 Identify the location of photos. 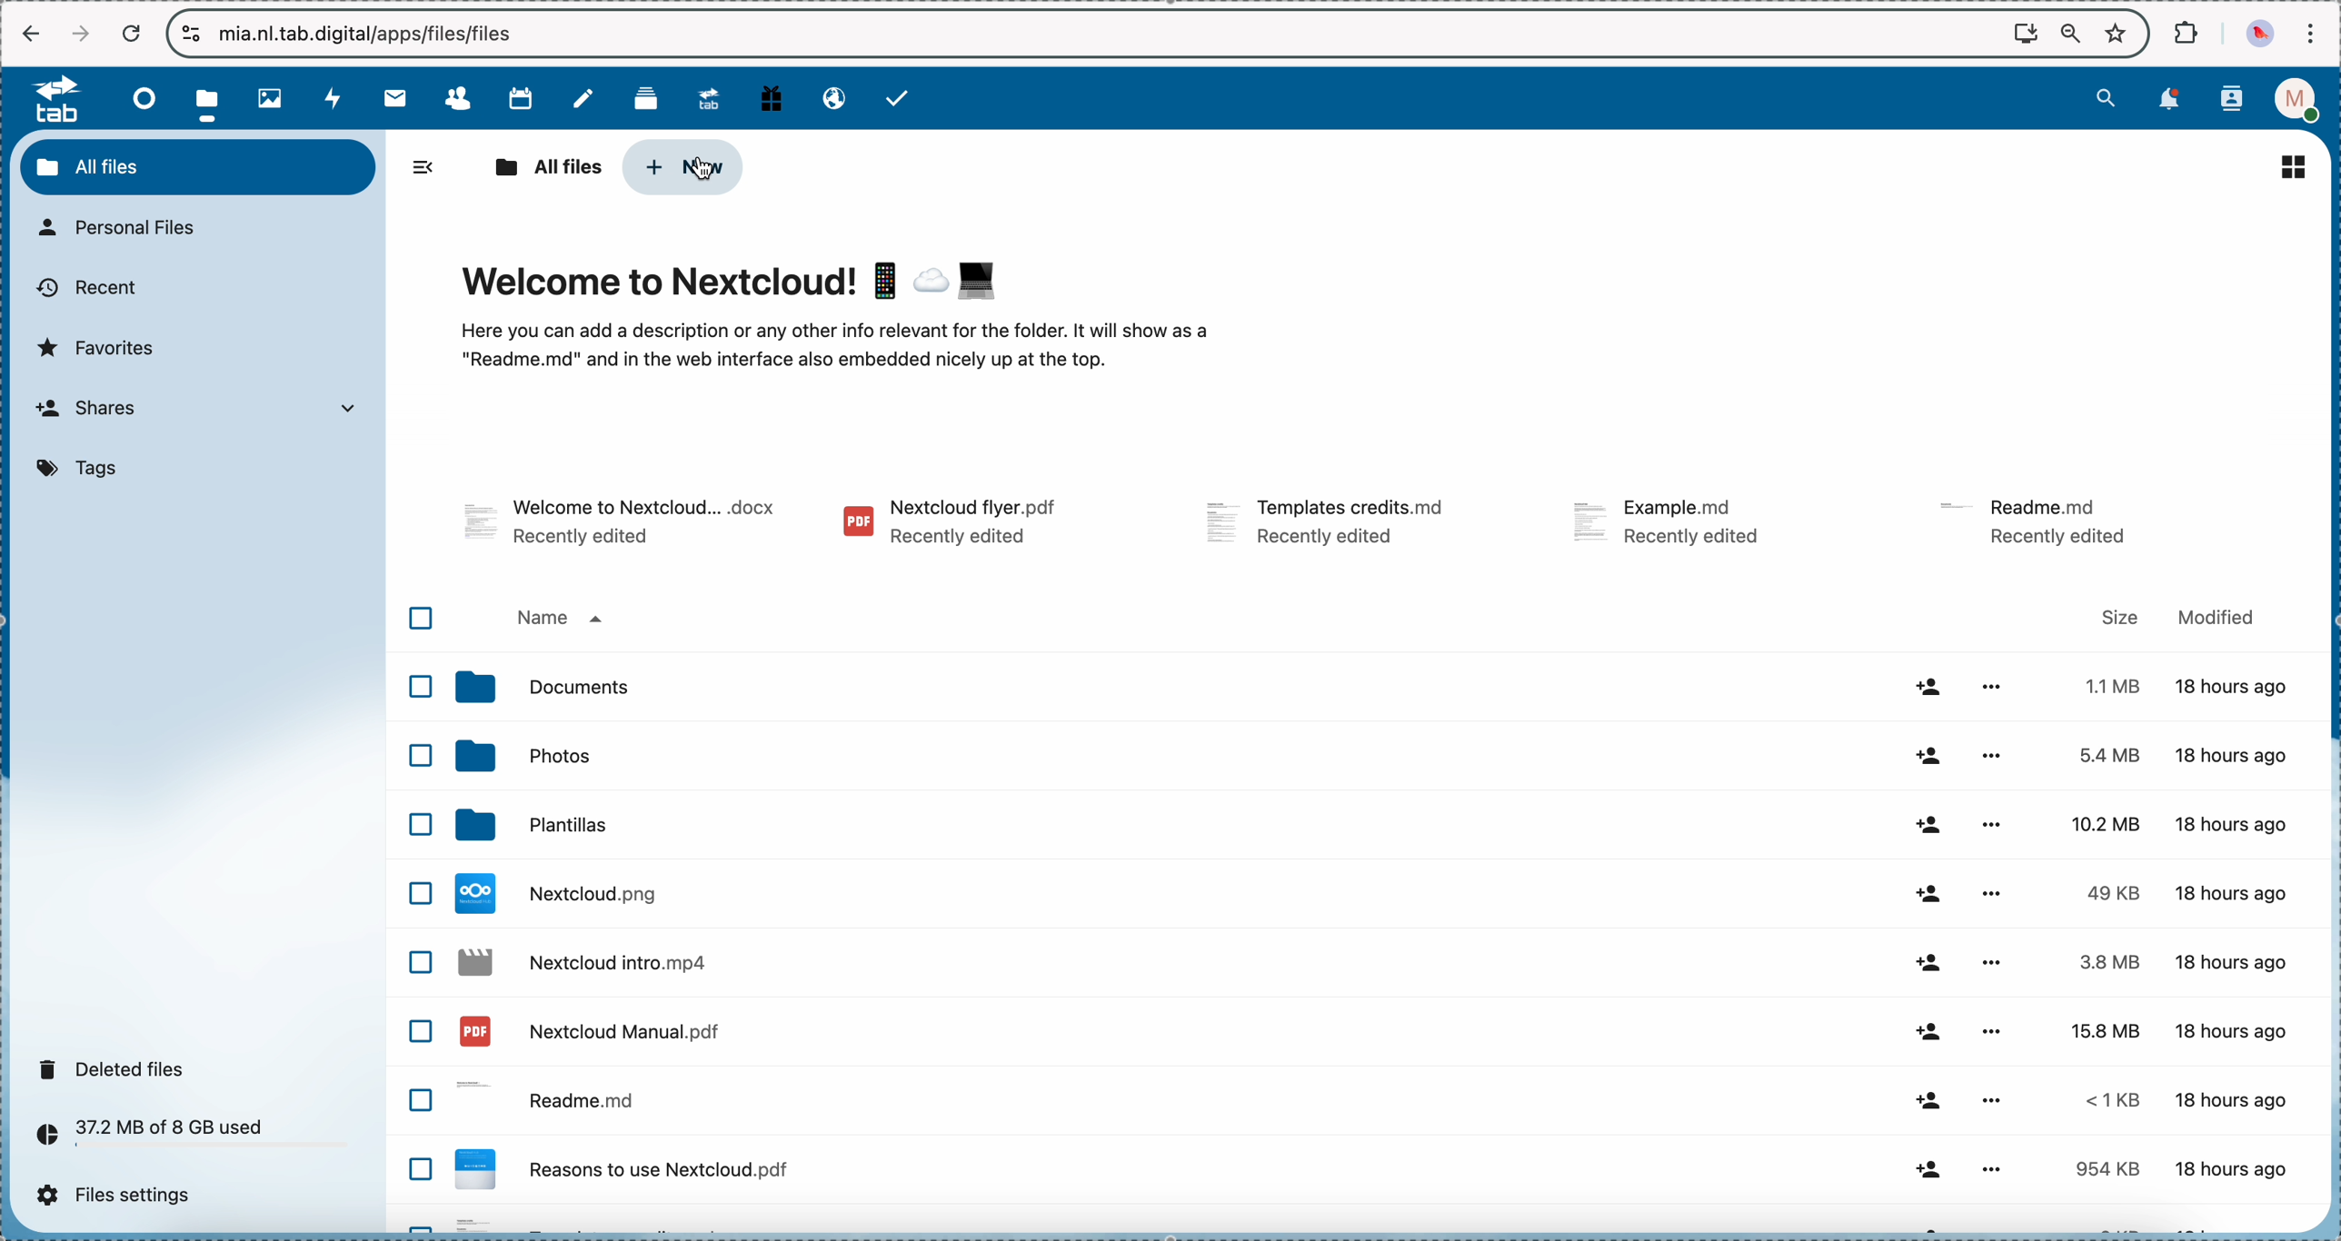
(275, 99).